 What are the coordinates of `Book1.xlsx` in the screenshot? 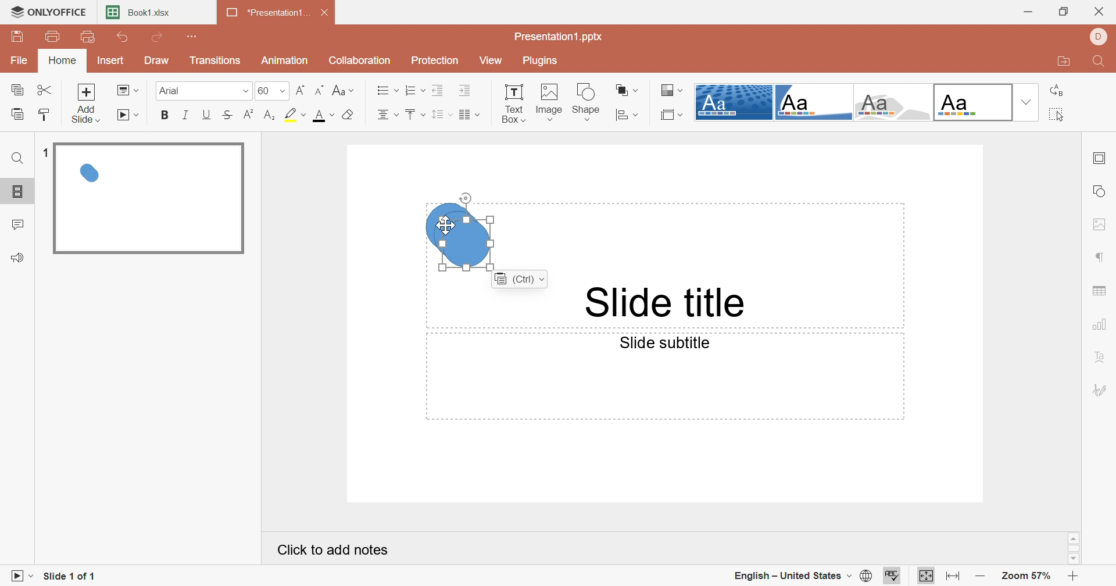 It's located at (139, 12).